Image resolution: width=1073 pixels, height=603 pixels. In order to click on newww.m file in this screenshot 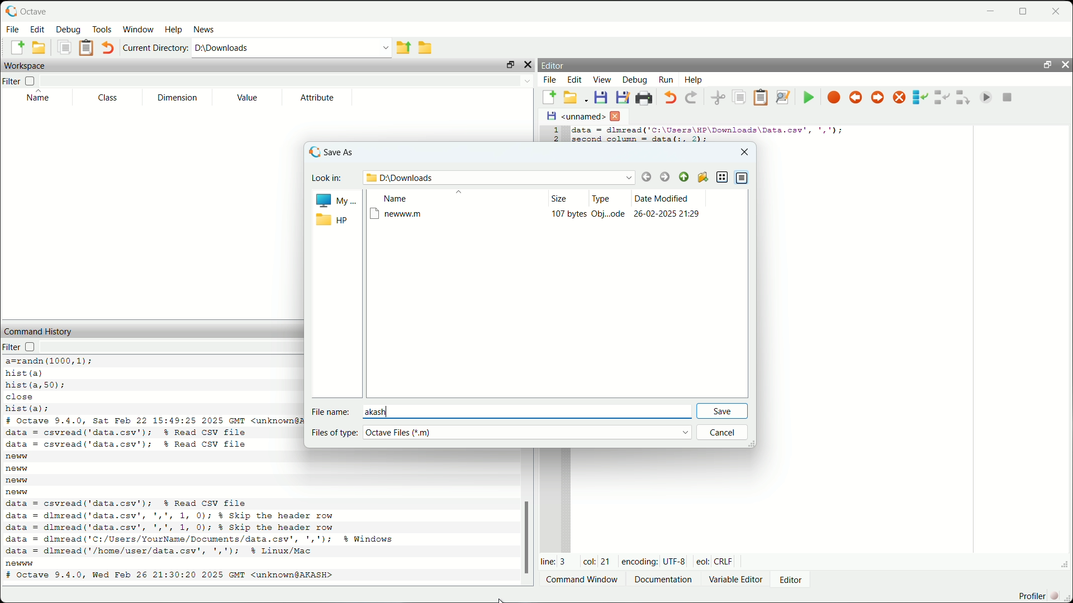, I will do `click(550, 216)`.